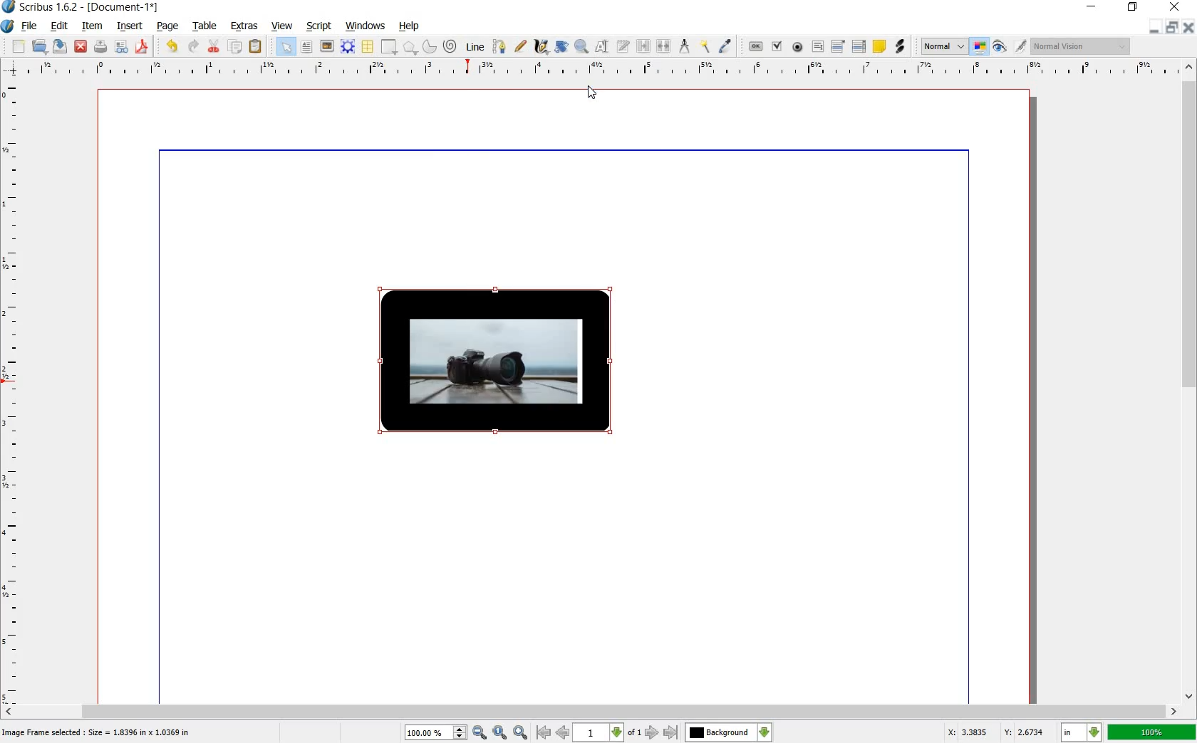  I want to click on measurements, so click(685, 46).